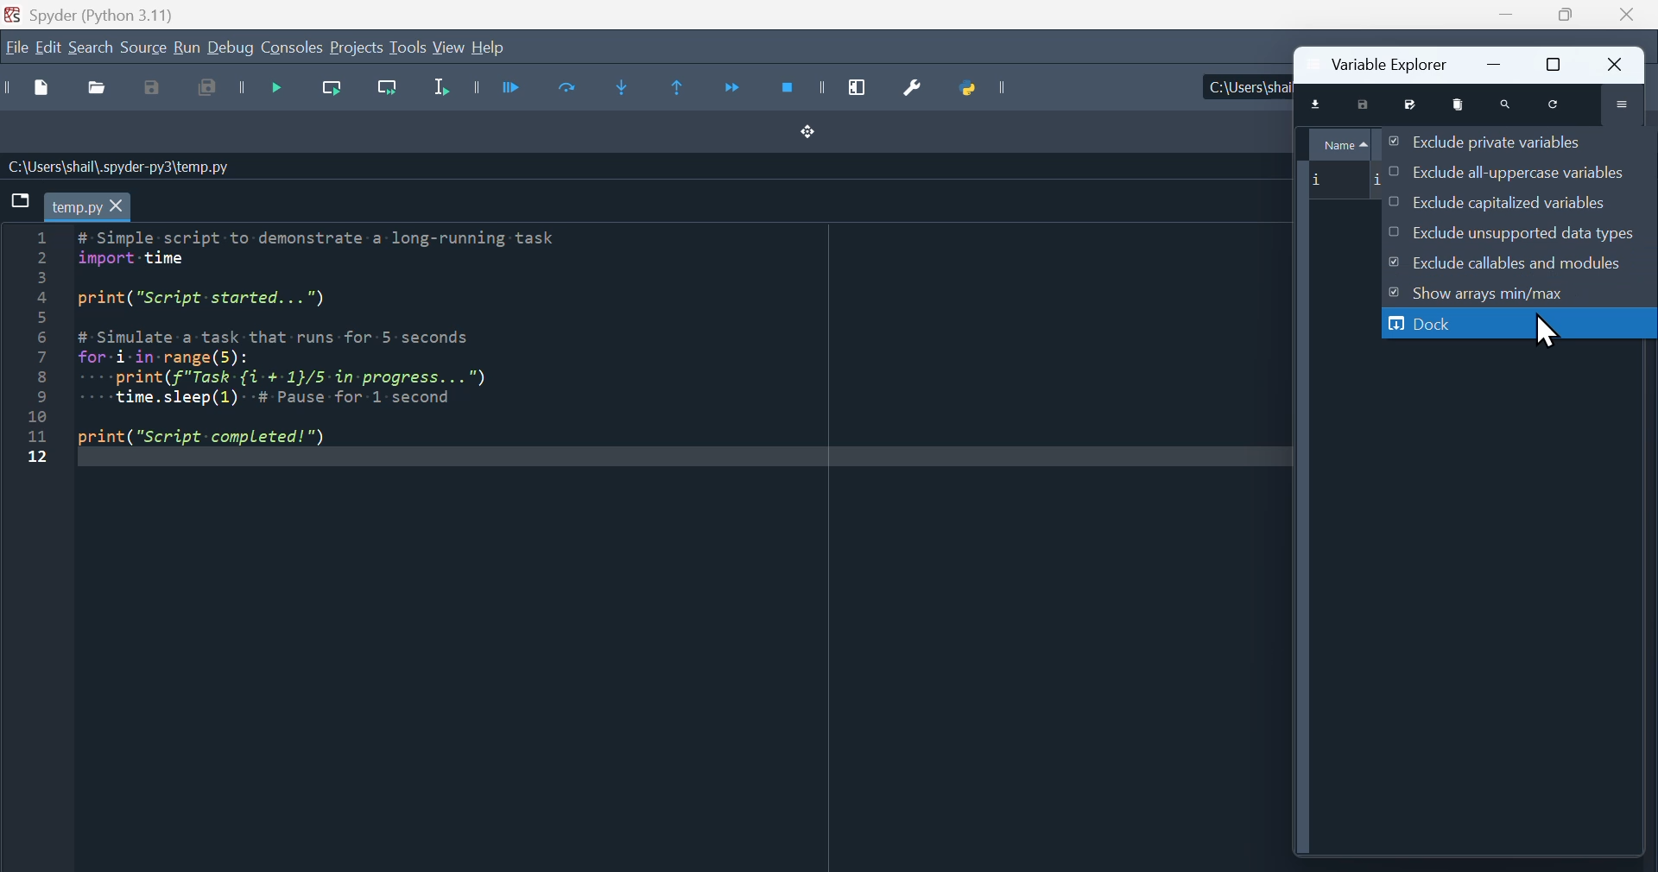 This screenshot has width=1658, height=872. I want to click on remove all variables, so click(1461, 104).